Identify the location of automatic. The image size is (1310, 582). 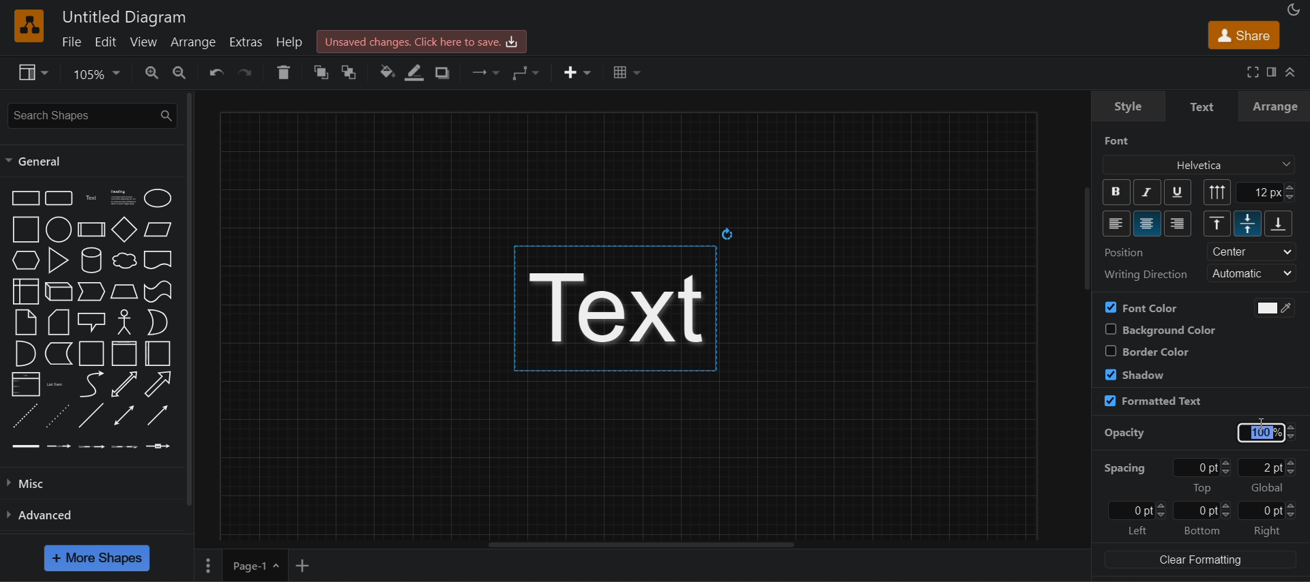
(1254, 273).